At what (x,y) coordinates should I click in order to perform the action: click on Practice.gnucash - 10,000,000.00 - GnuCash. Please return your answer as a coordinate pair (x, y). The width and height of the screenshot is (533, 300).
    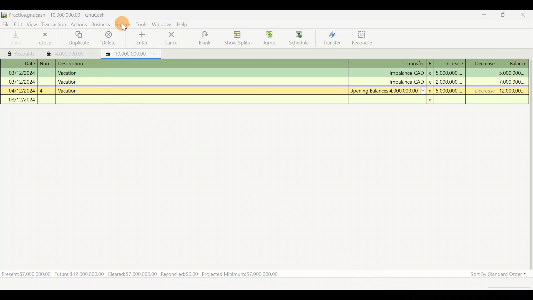
    Looking at the image, I should click on (54, 14).